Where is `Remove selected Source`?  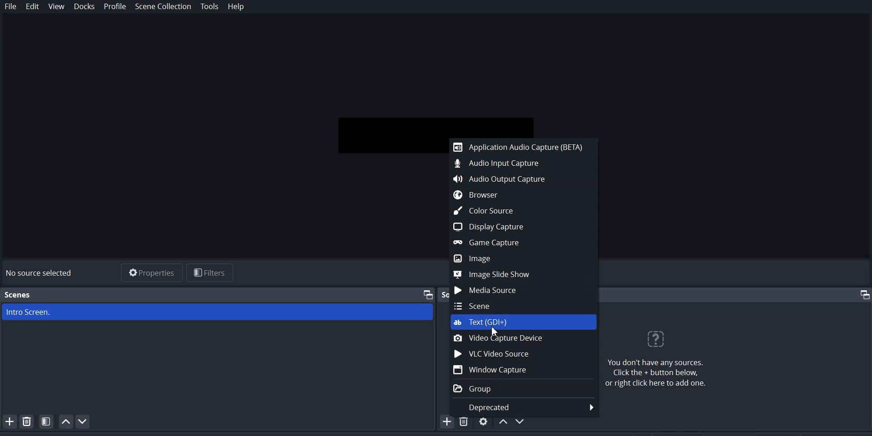 Remove selected Source is located at coordinates (465, 421).